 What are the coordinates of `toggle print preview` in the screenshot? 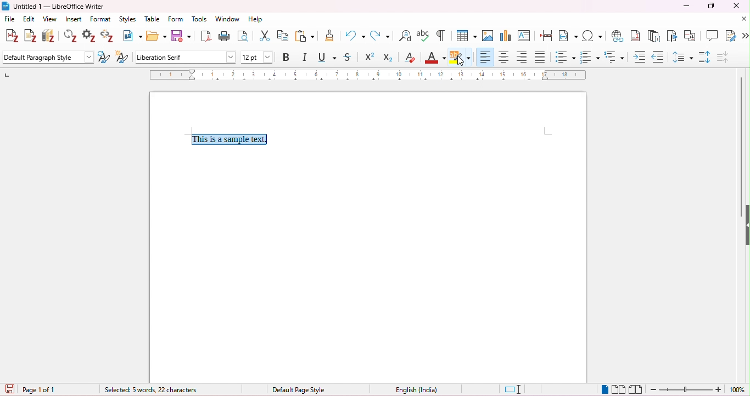 It's located at (243, 37).